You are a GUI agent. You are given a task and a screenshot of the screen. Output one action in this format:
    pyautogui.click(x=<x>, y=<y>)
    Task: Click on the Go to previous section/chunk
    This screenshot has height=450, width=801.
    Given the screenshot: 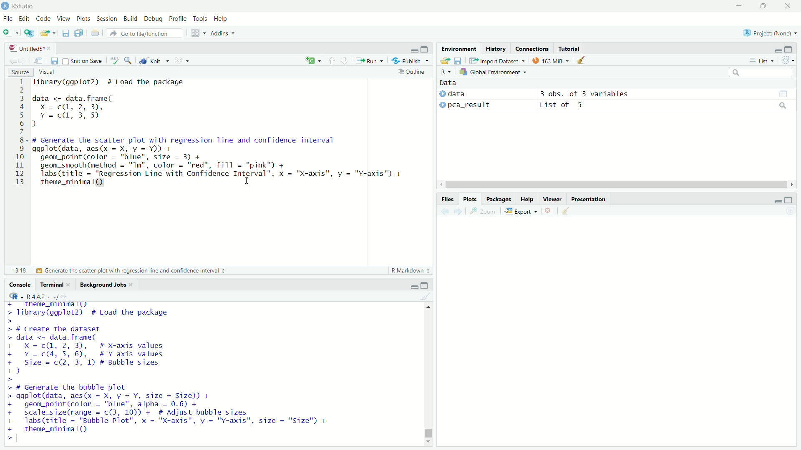 What is the action you would take?
    pyautogui.click(x=331, y=60)
    